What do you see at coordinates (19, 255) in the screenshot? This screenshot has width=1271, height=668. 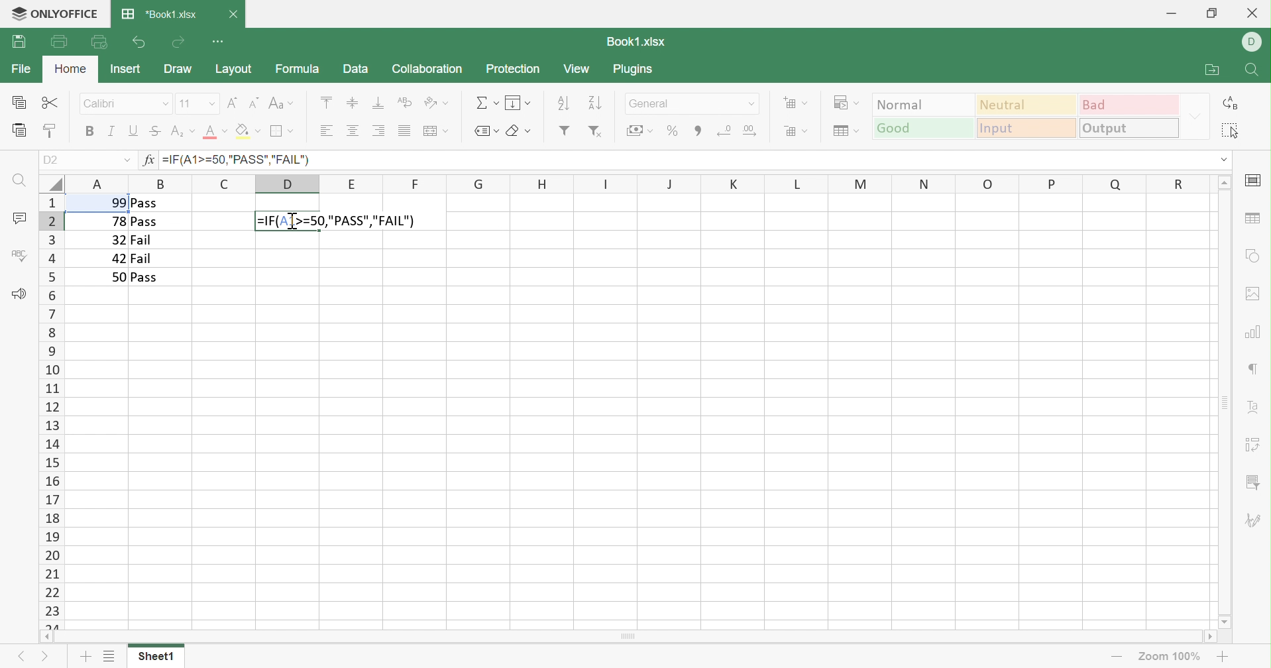 I see `Spell checking` at bounding box center [19, 255].